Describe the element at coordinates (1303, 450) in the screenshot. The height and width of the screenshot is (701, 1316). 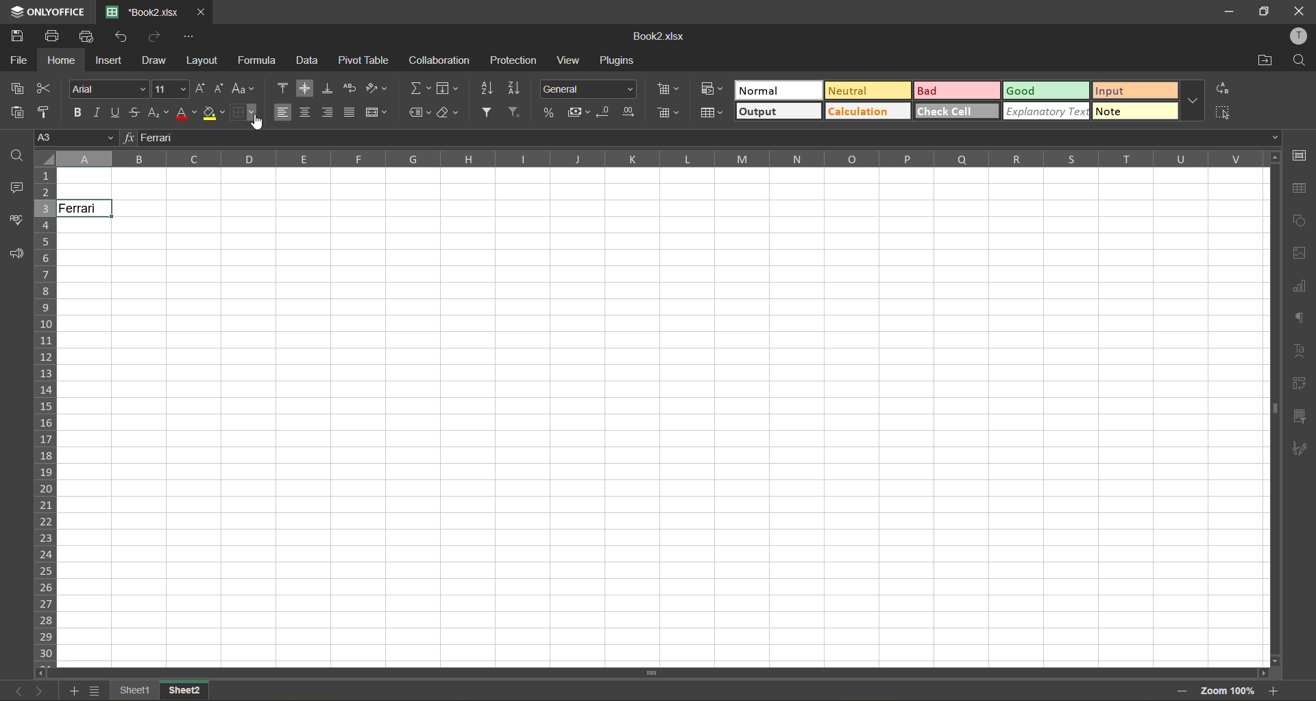
I see `signature` at that location.